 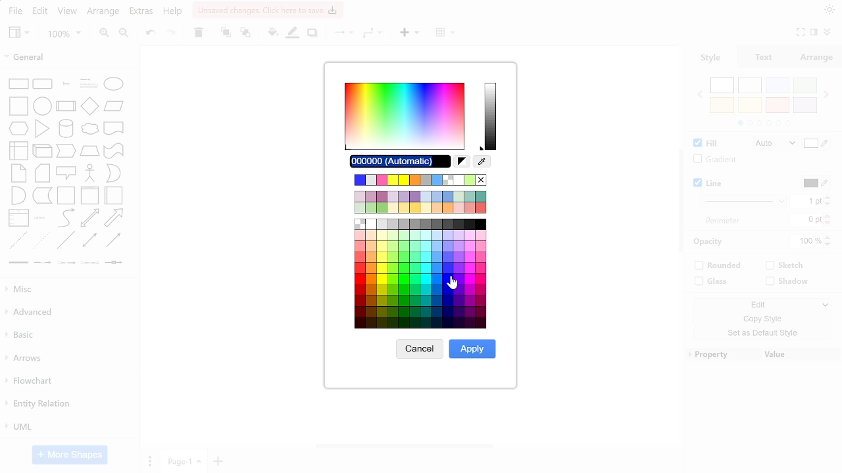 I want to click on increase opacity, so click(x=830, y=238).